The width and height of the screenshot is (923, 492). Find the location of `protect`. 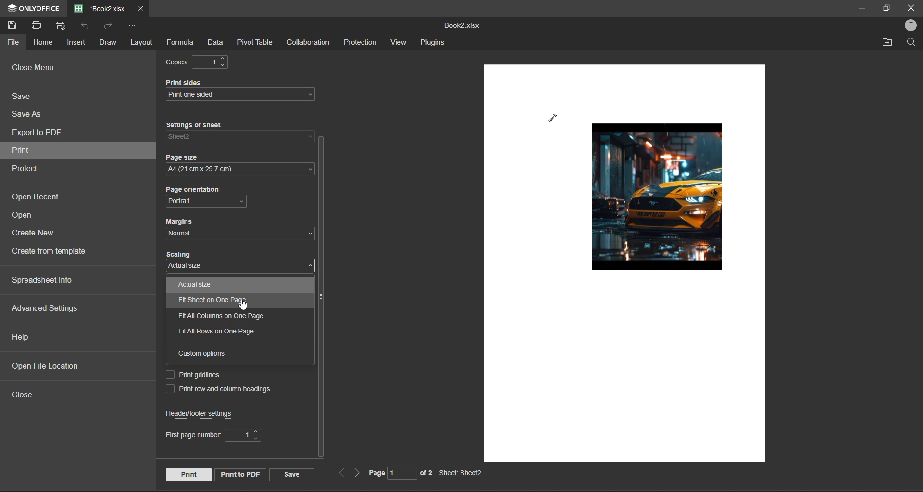

protect is located at coordinates (29, 168).